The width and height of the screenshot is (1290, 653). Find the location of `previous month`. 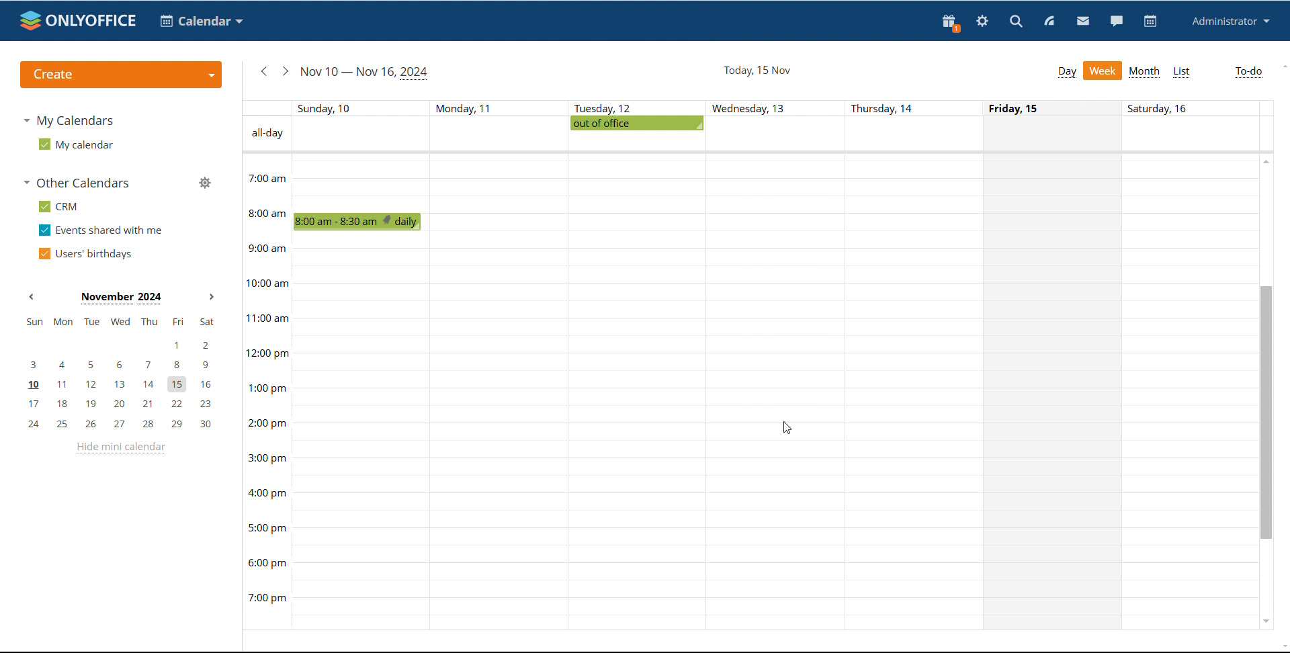

previous month is located at coordinates (32, 296).